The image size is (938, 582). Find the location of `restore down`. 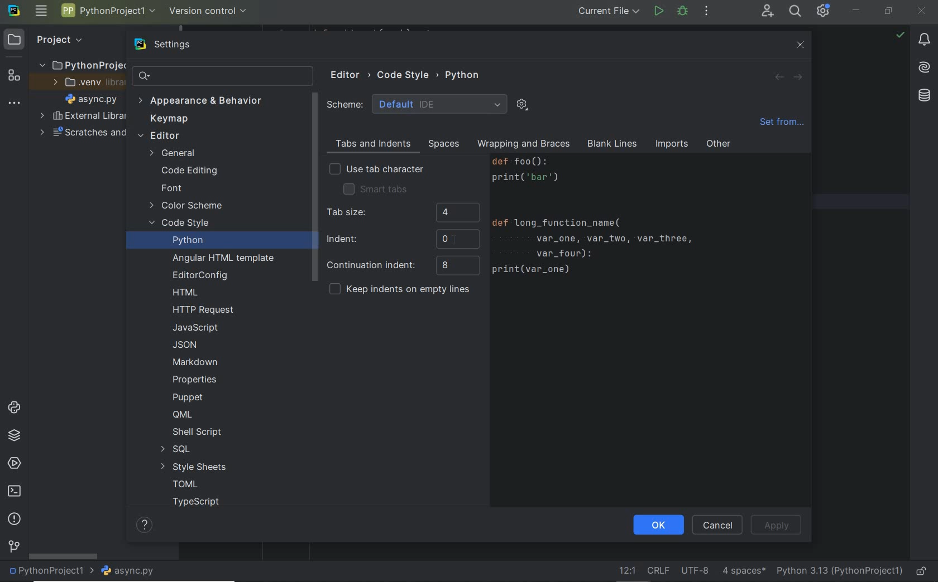

restore down is located at coordinates (888, 13).